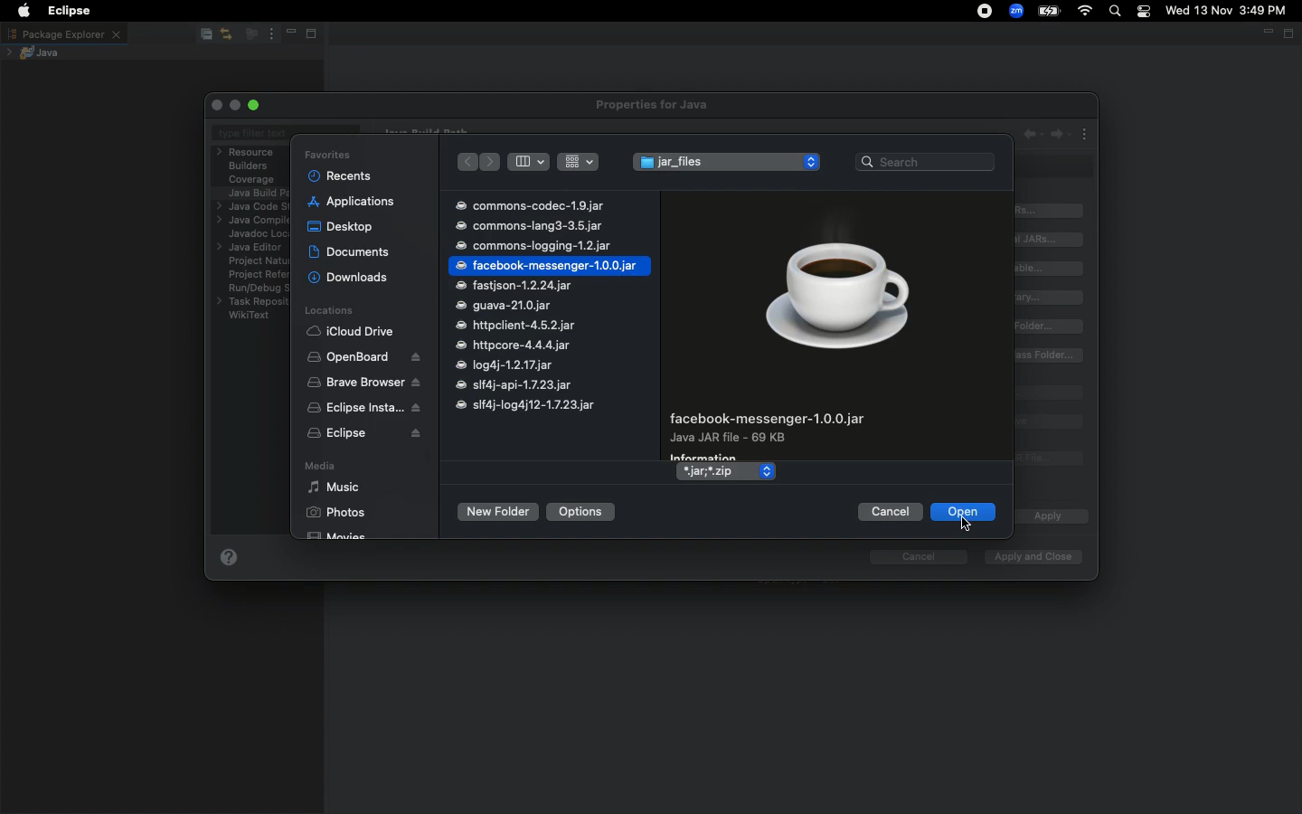 The width and height of the screenshot is (1302, 814). What do you see at coordinates (910, 557) in the screenshot?
I see `cancel` at bounding box center [910, 557].